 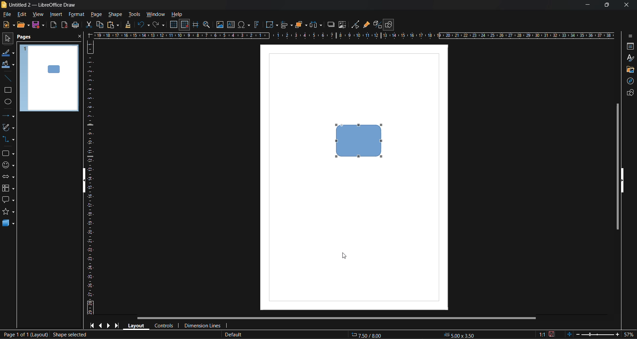 What do you see at coordinates (25, 335) in the screenshot?
I see `page number` at bounding box center [25, 335].